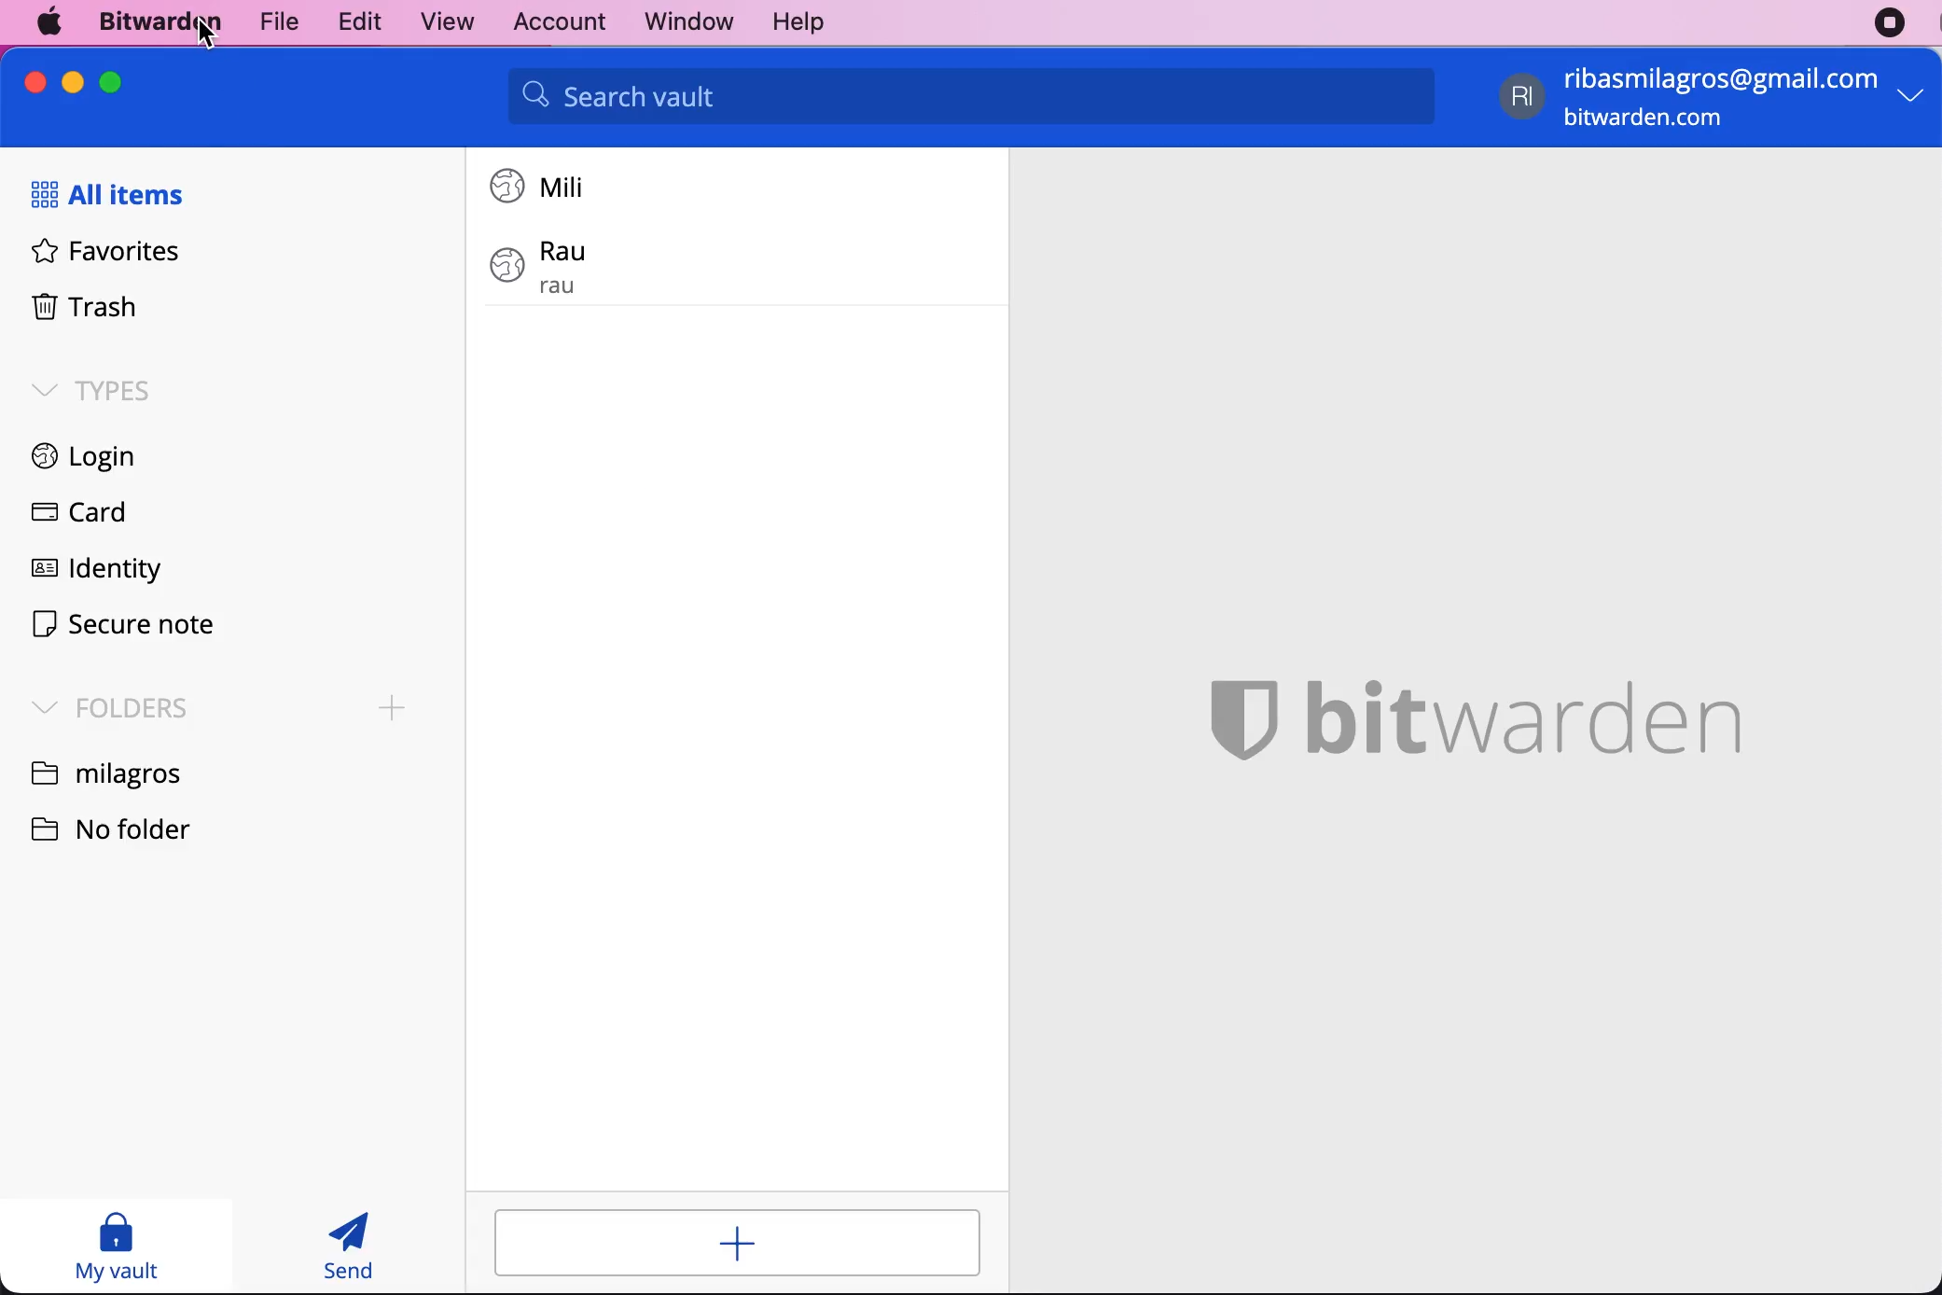 This screenshot has height=1295, width=1942. I want to click on edit, so click(354, 21).